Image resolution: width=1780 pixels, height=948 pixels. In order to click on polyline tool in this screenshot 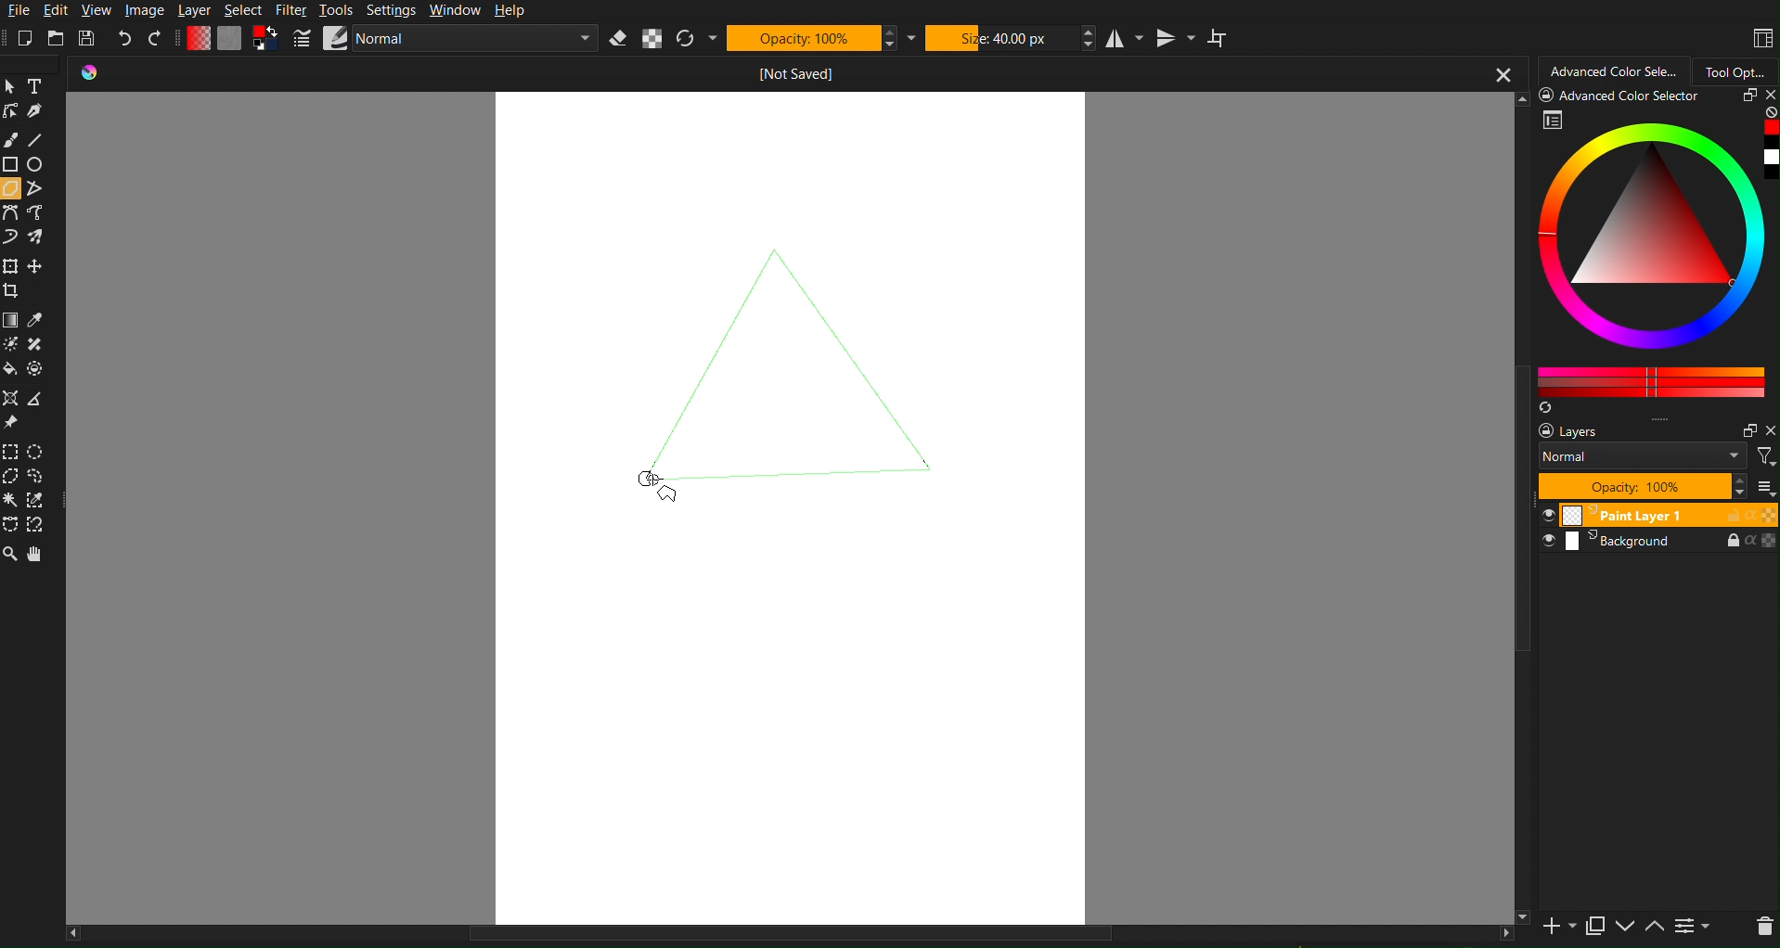, I will do `click(36, 190)`.